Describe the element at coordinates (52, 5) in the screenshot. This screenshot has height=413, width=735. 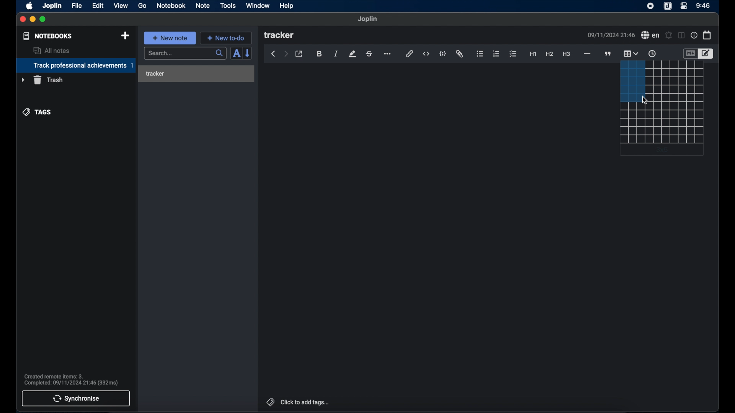
I see `joplin` at that location.